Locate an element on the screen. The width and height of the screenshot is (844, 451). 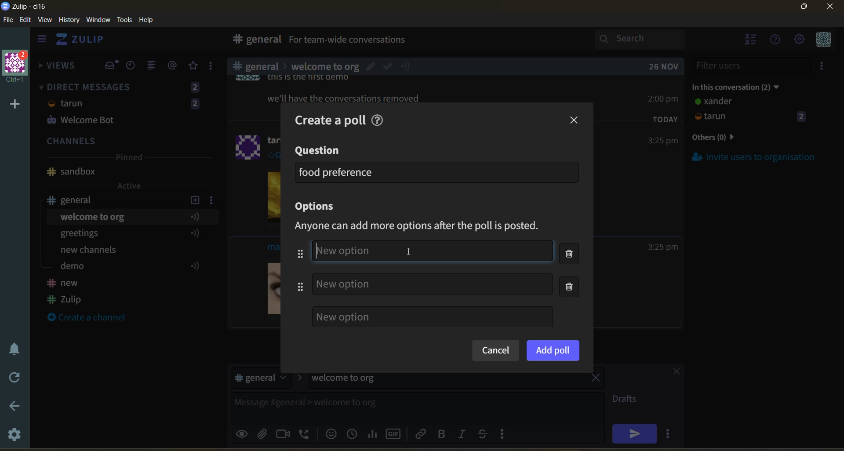
history is located at coordinates (69, 22).